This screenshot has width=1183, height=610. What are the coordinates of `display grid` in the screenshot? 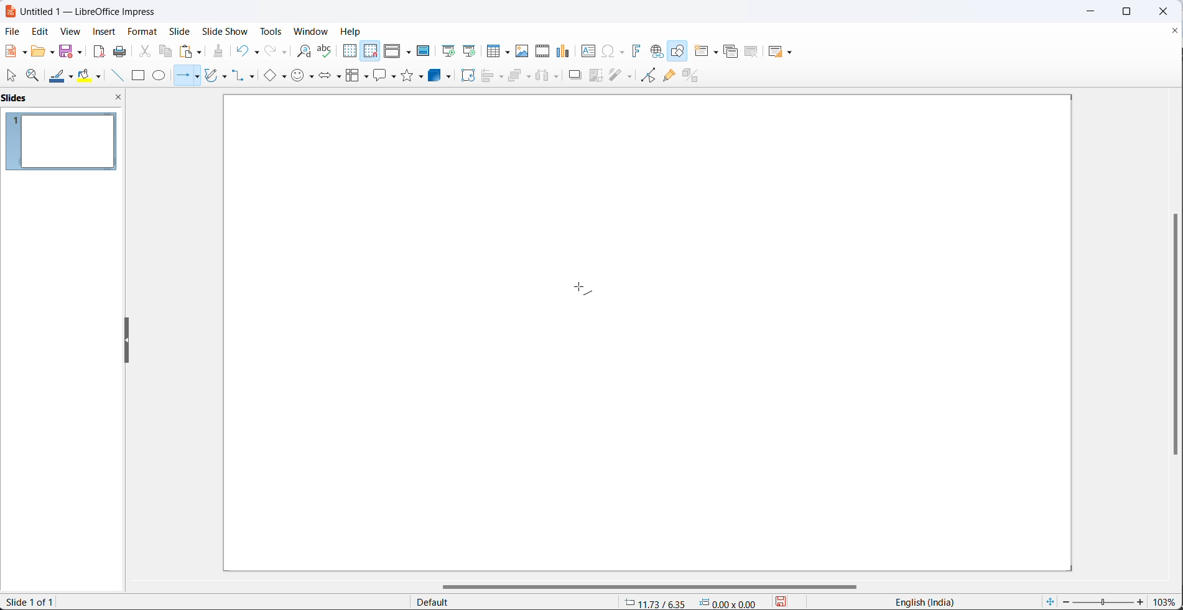 It's located at (350, 53).